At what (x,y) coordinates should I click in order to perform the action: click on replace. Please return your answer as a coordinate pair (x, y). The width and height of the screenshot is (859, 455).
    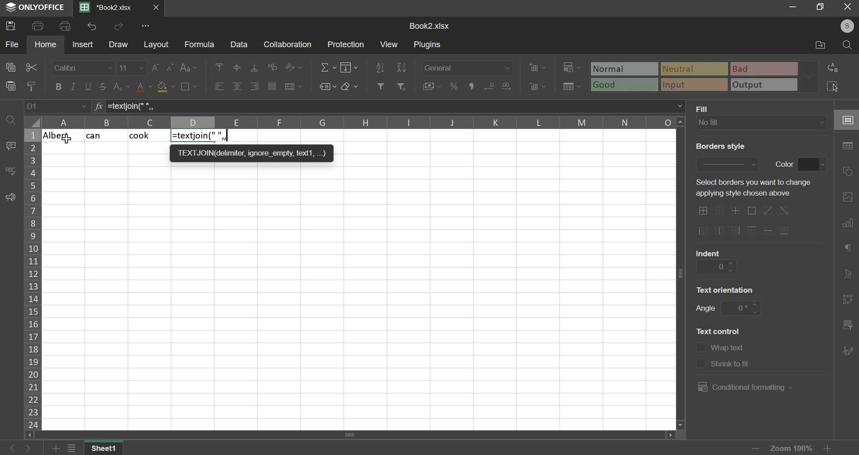
    Looking at the image, I should click on (836, 67).